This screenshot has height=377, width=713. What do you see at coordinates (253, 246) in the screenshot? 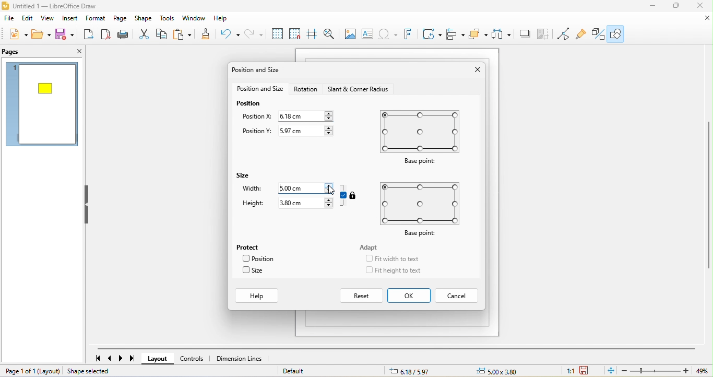
I see `protect` at bounding box center [253, 246].